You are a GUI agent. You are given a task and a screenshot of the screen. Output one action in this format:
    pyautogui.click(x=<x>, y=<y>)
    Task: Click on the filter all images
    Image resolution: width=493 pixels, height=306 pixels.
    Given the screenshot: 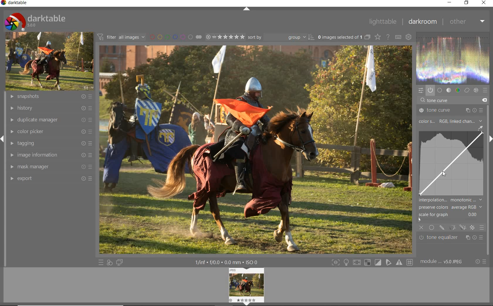 What is the action you would take?
    pyautogui.click(x=121, y=37)
    